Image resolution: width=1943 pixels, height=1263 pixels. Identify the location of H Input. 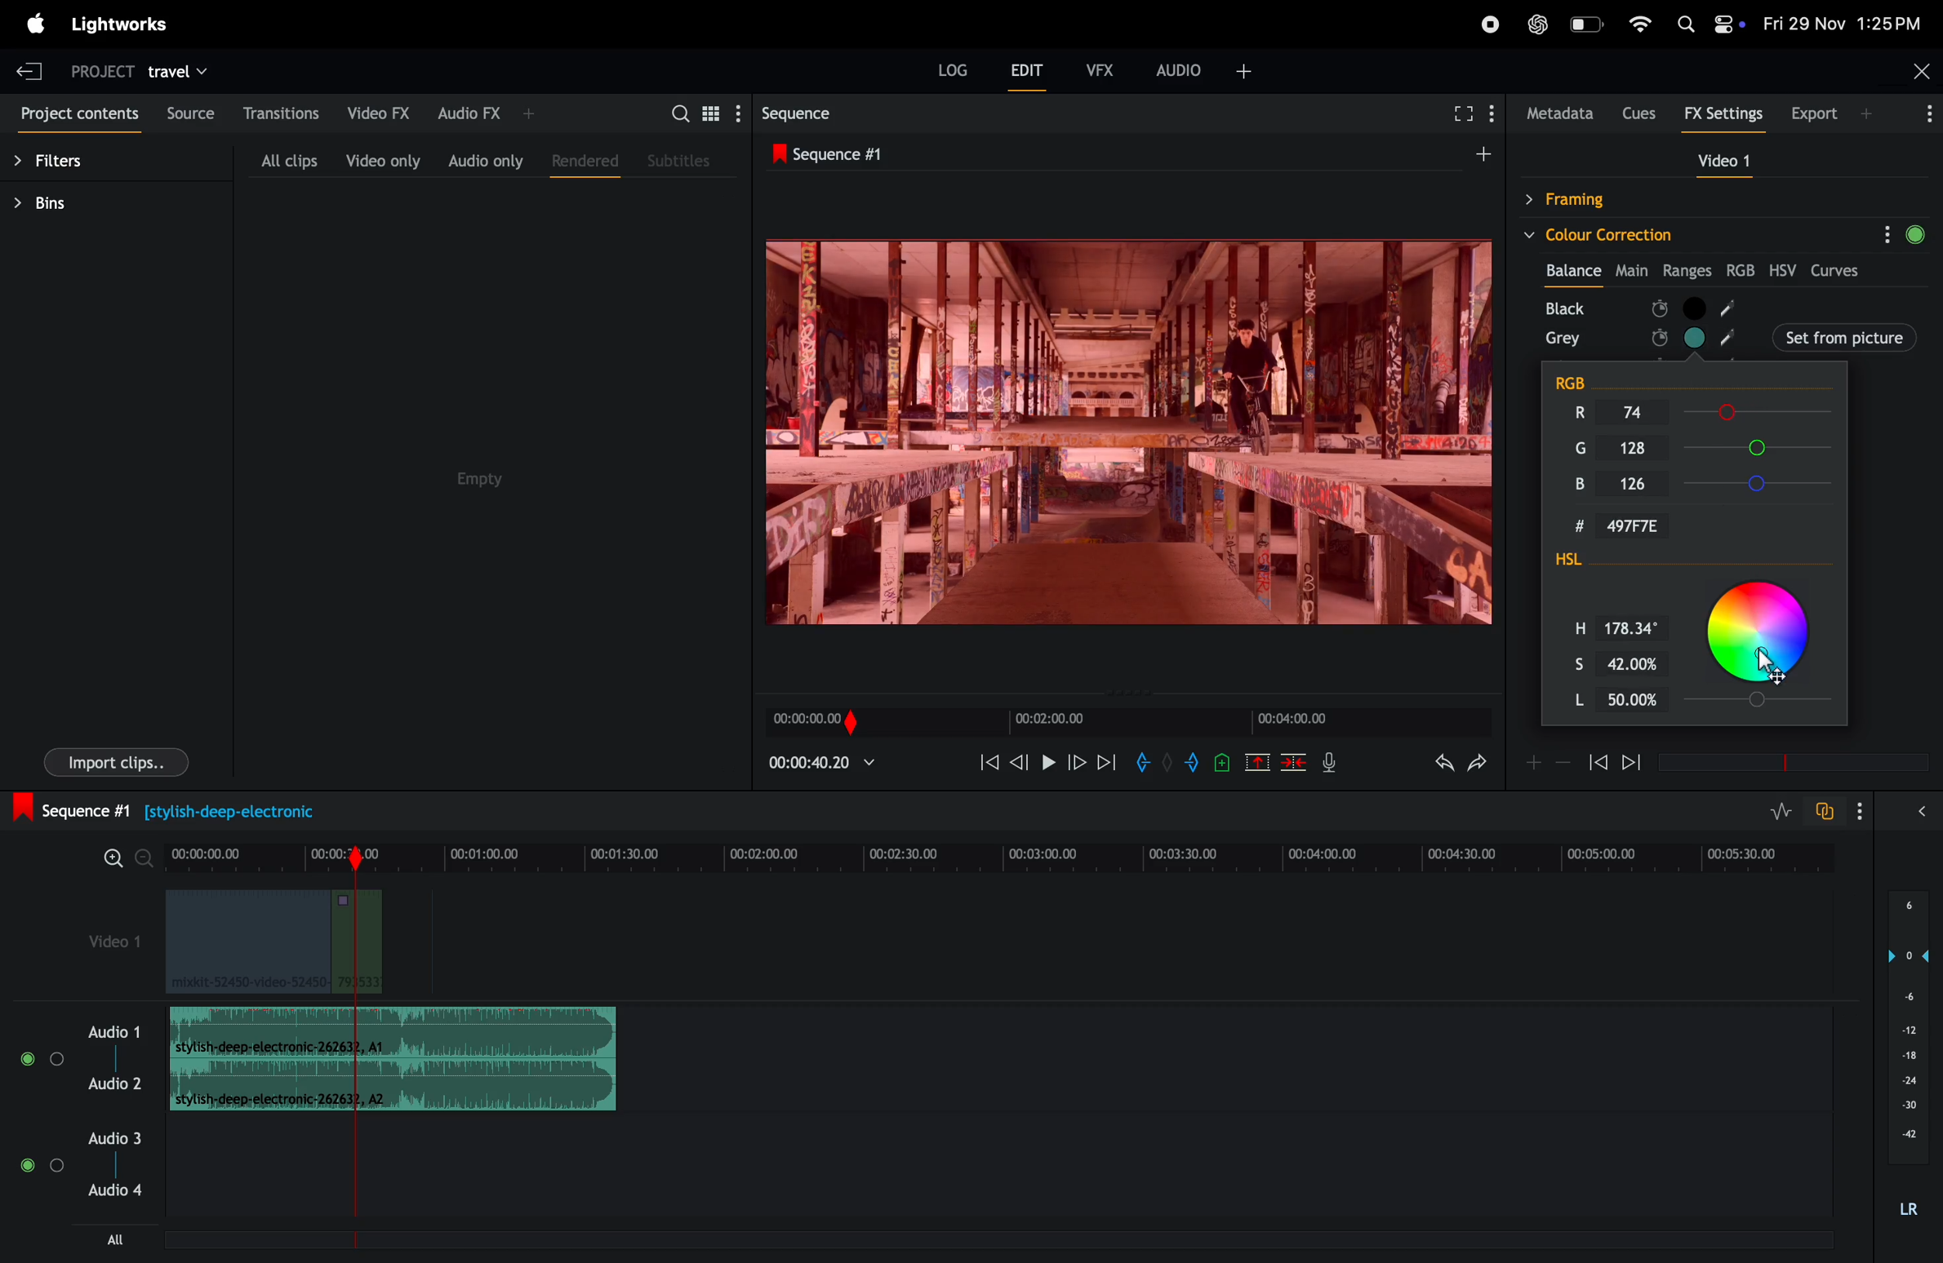
(1635, 626).